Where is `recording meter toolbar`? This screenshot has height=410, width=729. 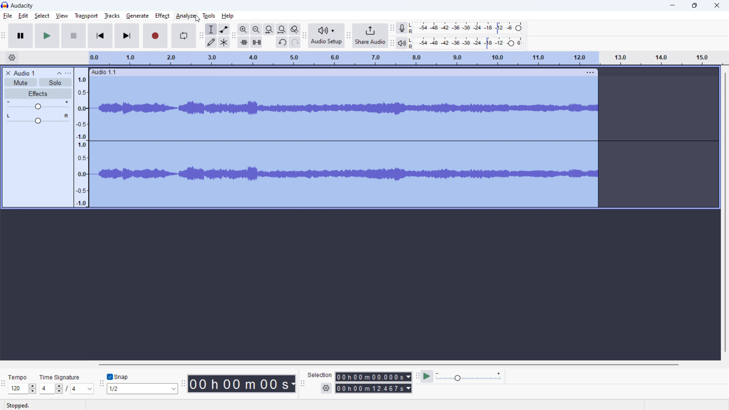 recording meter toolbar is located at coordinates (391, 29).